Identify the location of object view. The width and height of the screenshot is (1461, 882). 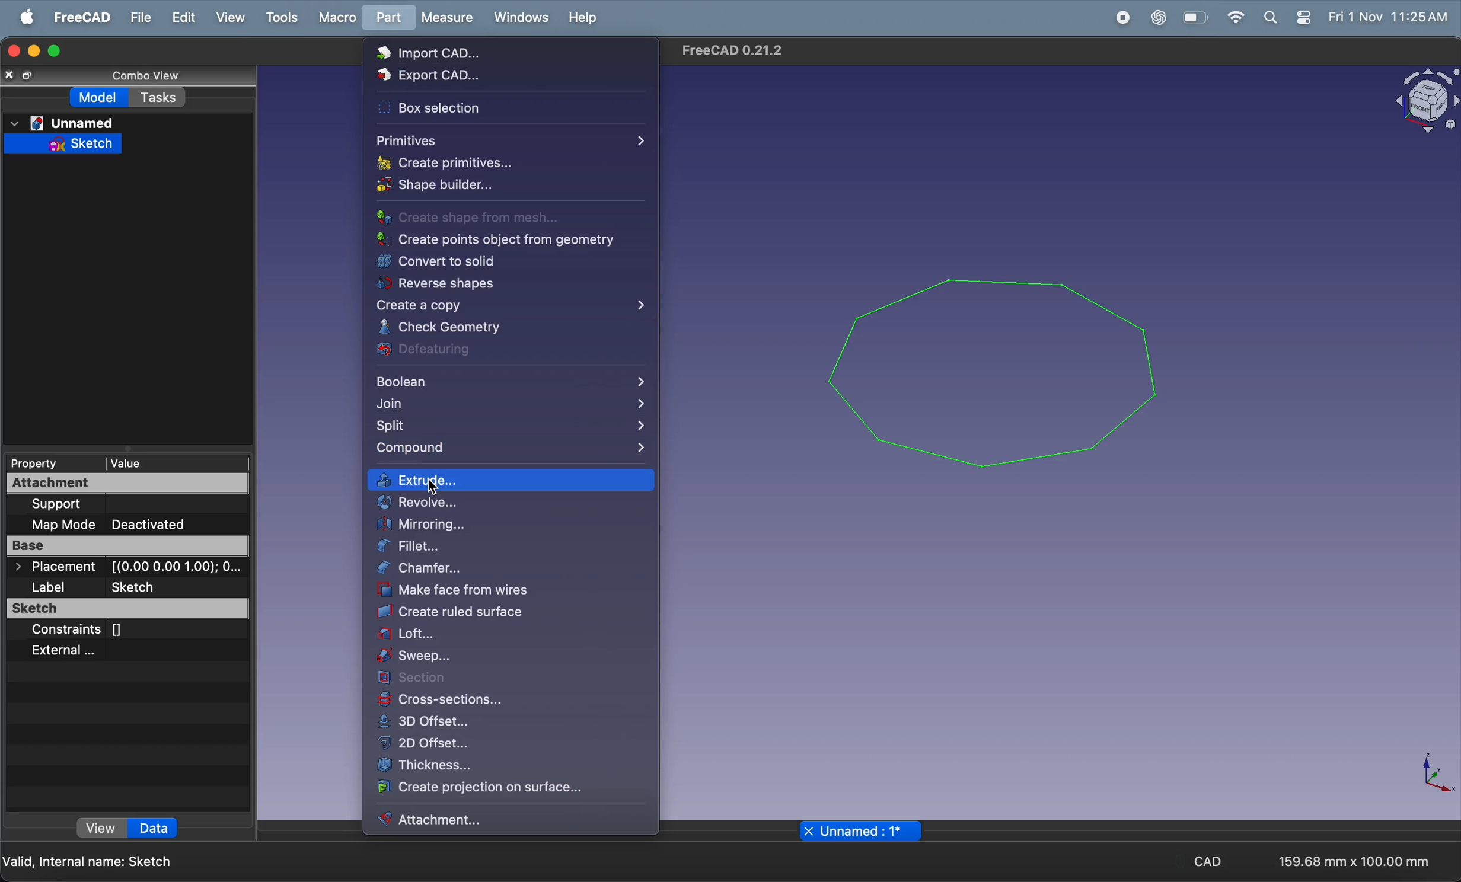
(1418, 101).